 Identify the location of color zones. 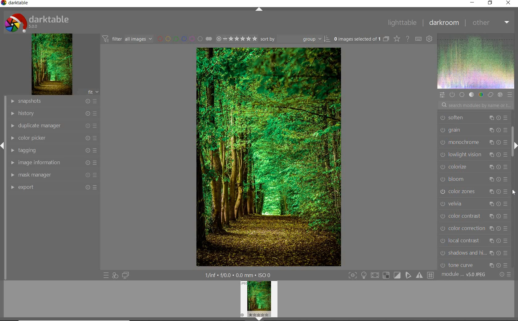
(474, 191).